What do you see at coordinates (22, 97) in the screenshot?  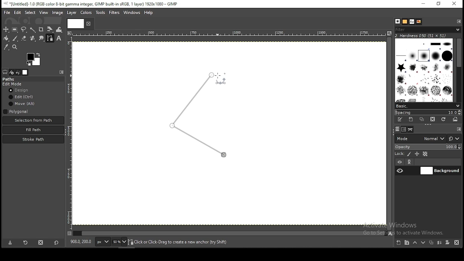 I see `edit` at bounding box center [22, 97].